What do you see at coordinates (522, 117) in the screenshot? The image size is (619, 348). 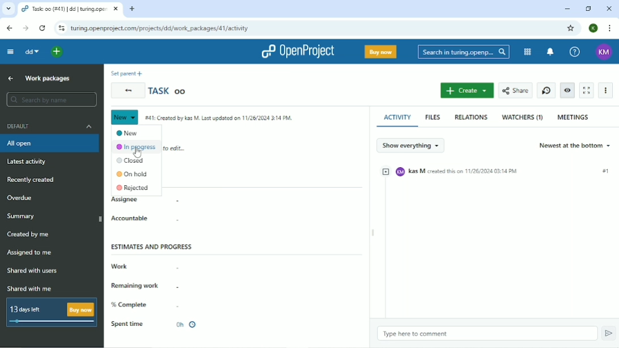 I see `WATCHERS (1)` at bounding box center [522, 117].